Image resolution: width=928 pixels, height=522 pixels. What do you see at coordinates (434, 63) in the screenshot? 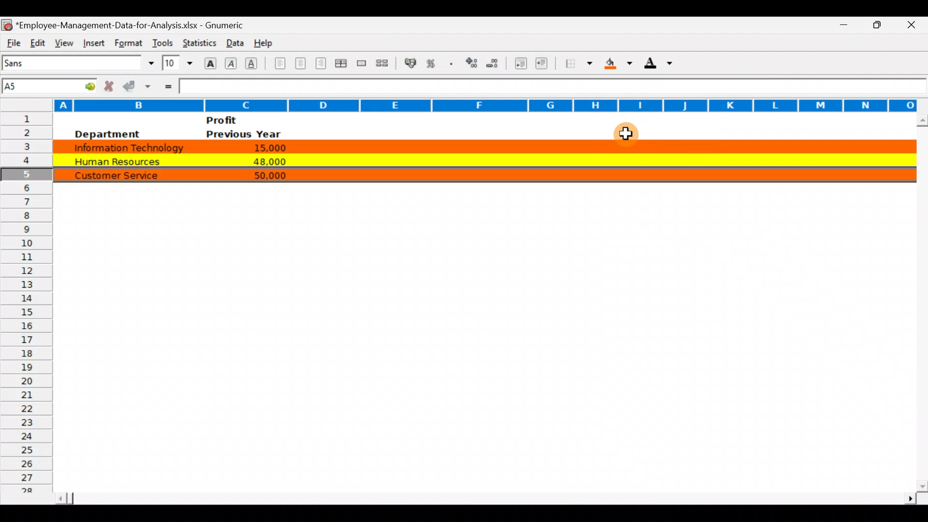
I see `Format selection as percentage` at bounding box center [434, 63].